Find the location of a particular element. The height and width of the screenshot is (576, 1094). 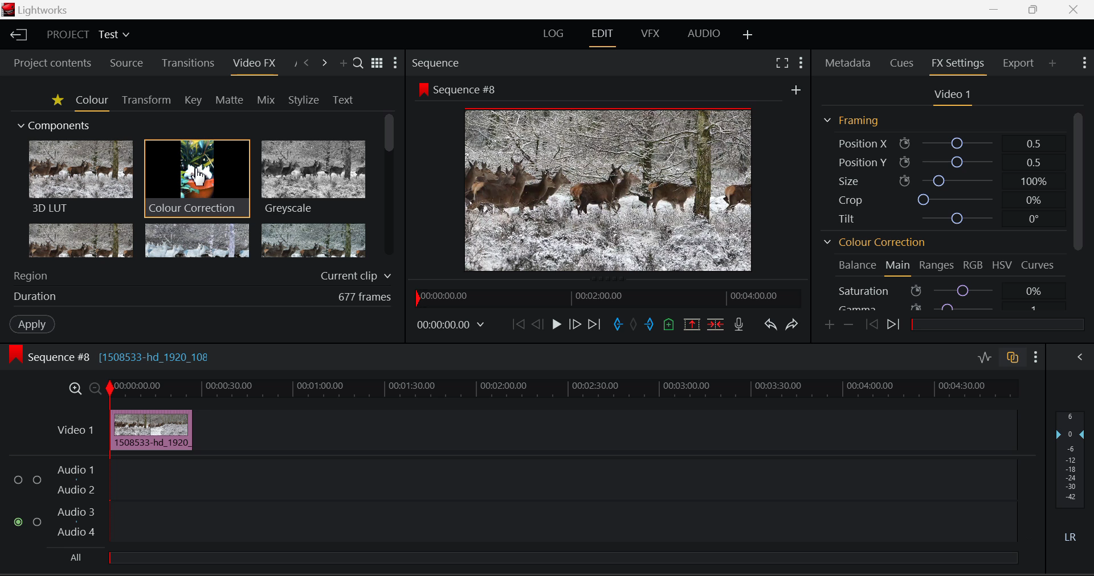

Matte is located at coordinates (230, 100).